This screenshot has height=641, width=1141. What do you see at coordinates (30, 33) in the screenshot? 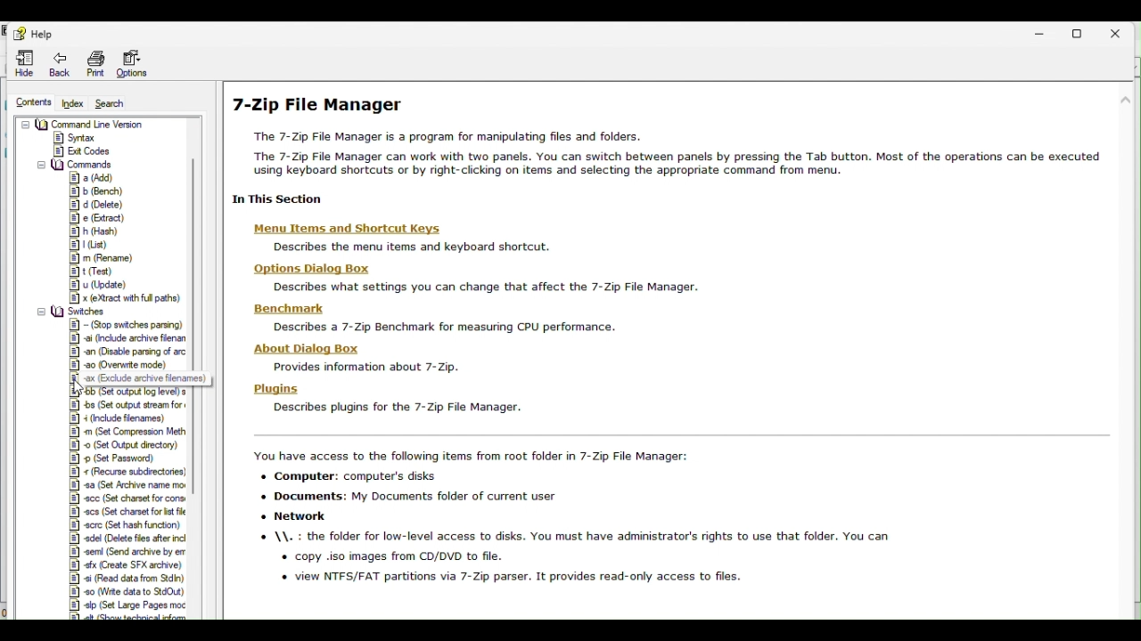
I see `Help ` at bounding box center [30, 33].